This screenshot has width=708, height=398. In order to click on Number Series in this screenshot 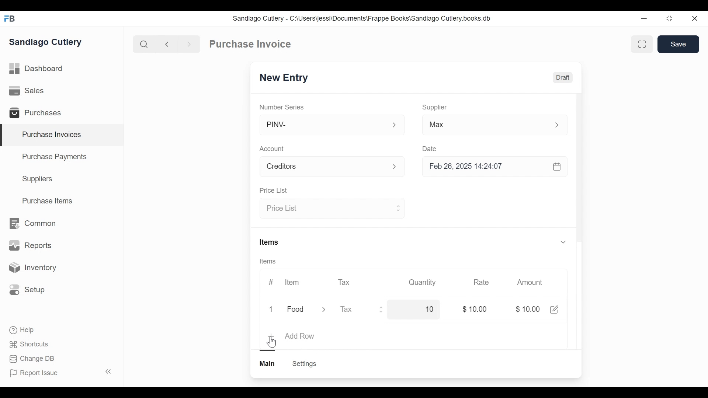, I will do `click(282, 107)`.